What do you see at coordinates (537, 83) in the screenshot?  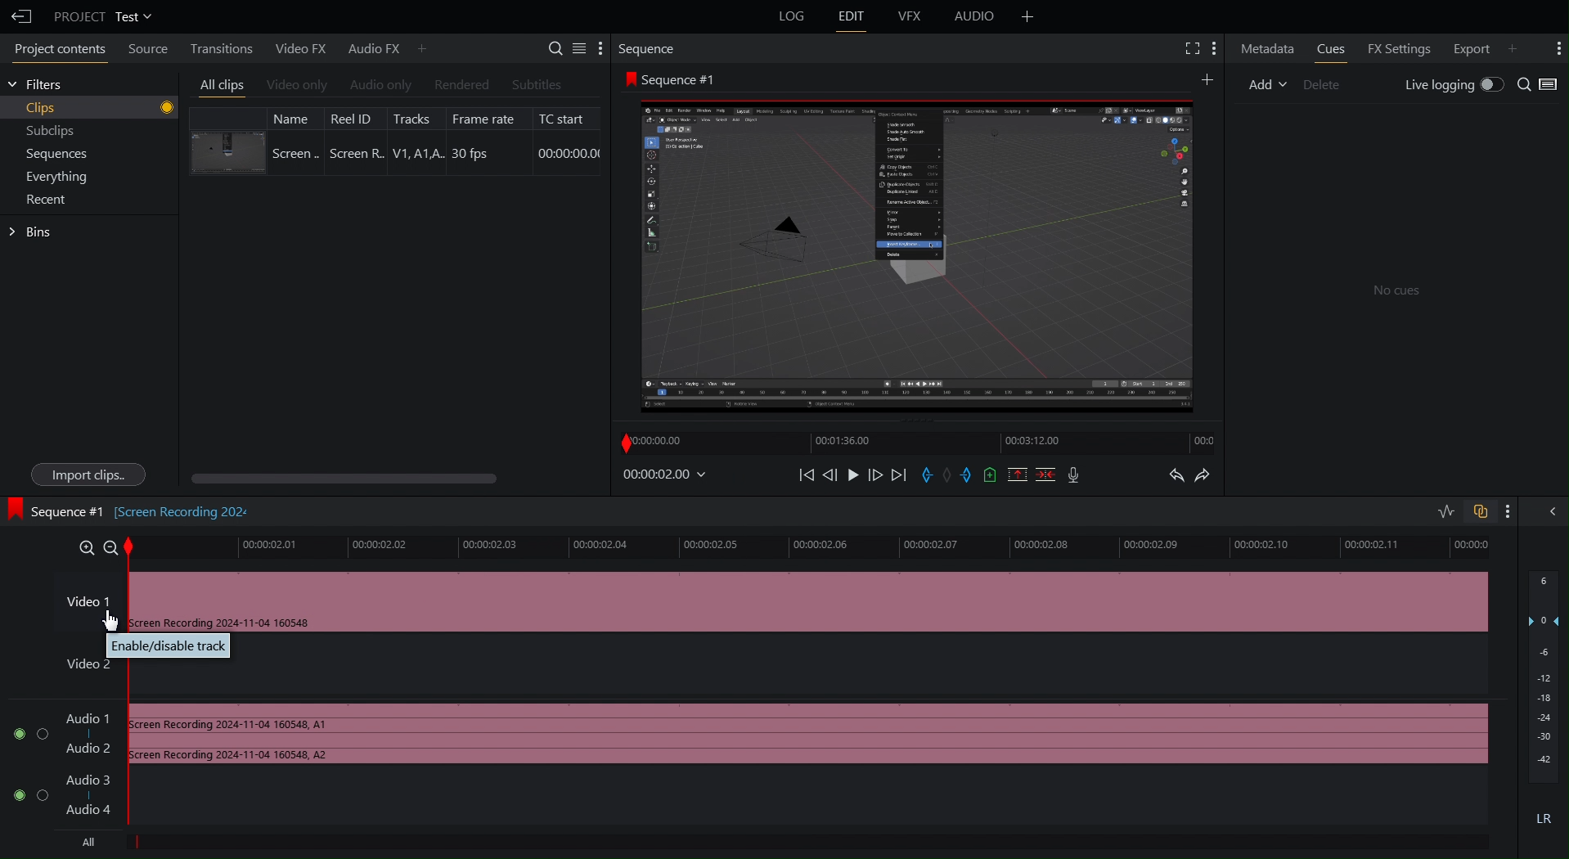 I see `Subtitle` at bounding box center [537, 83].